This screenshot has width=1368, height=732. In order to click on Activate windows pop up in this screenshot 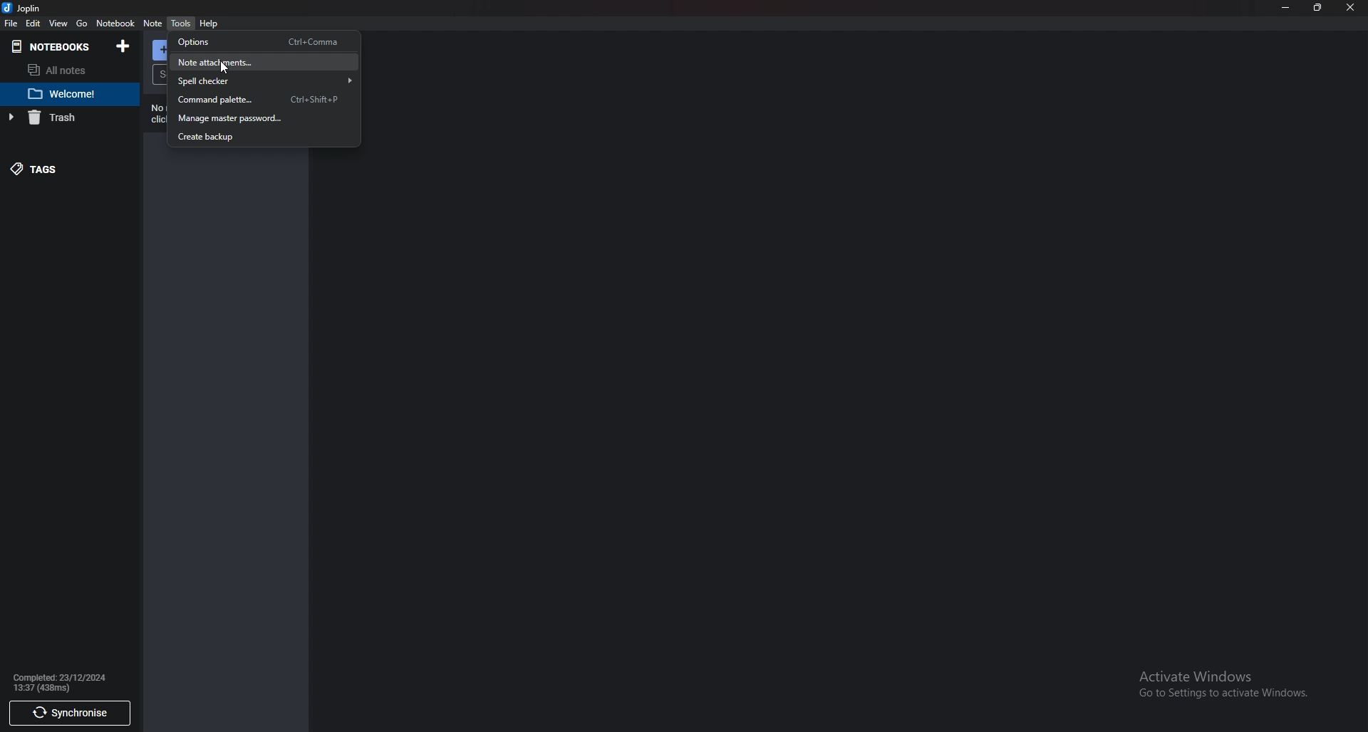, I will do `click(1228, 686)`.